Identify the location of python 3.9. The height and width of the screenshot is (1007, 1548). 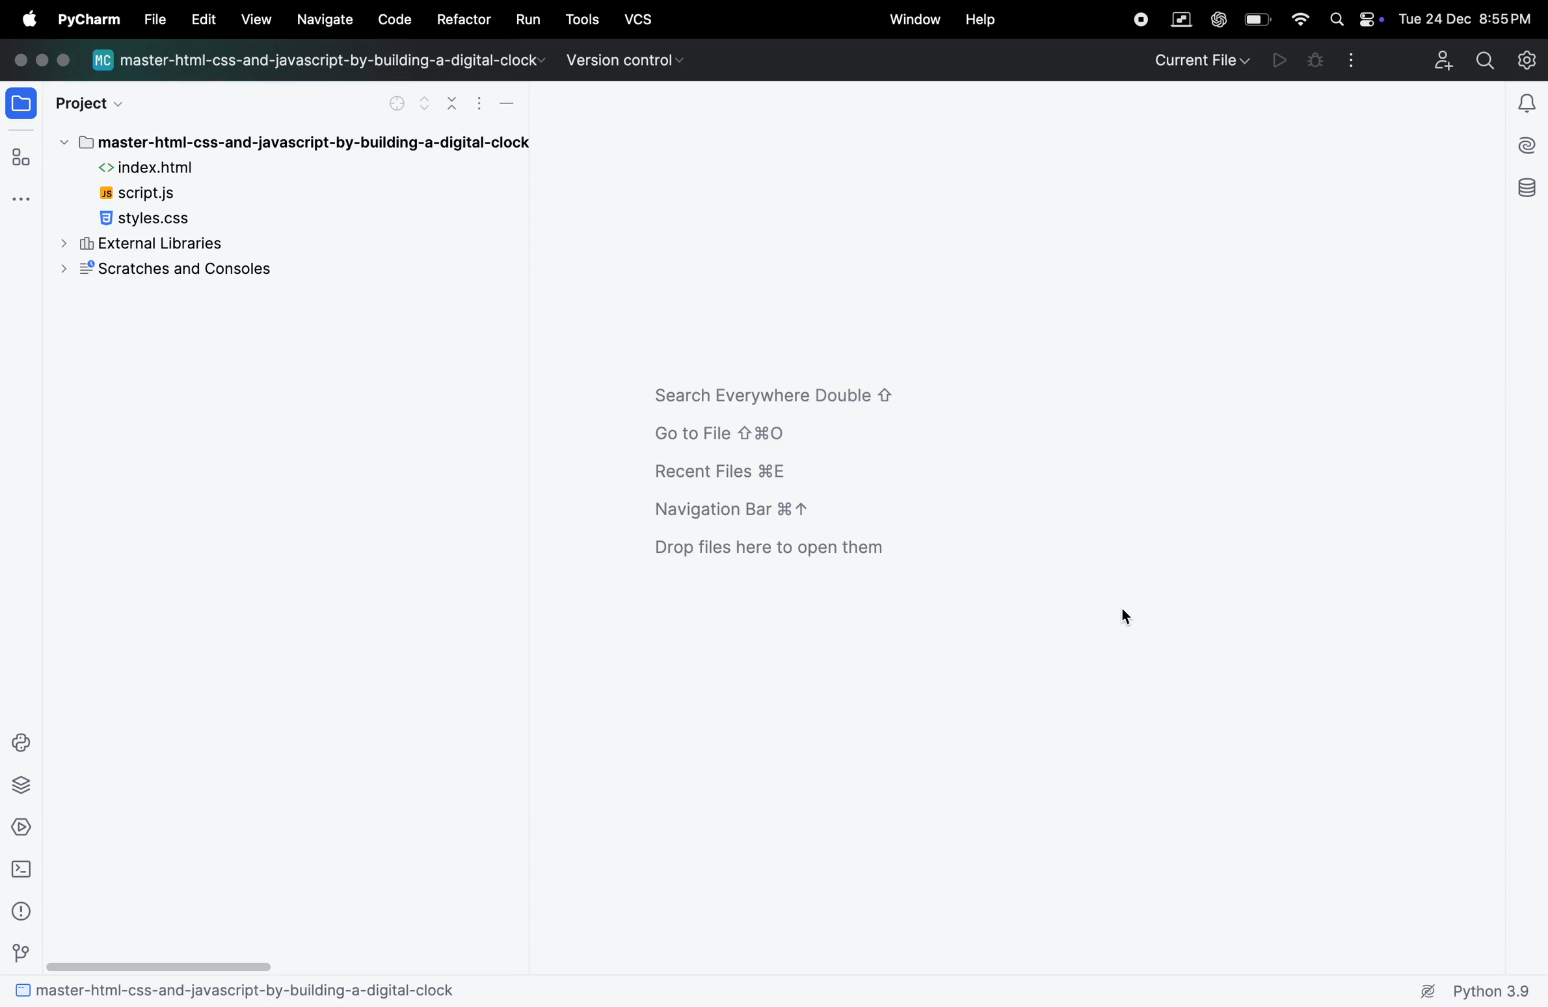
(1475, 992).